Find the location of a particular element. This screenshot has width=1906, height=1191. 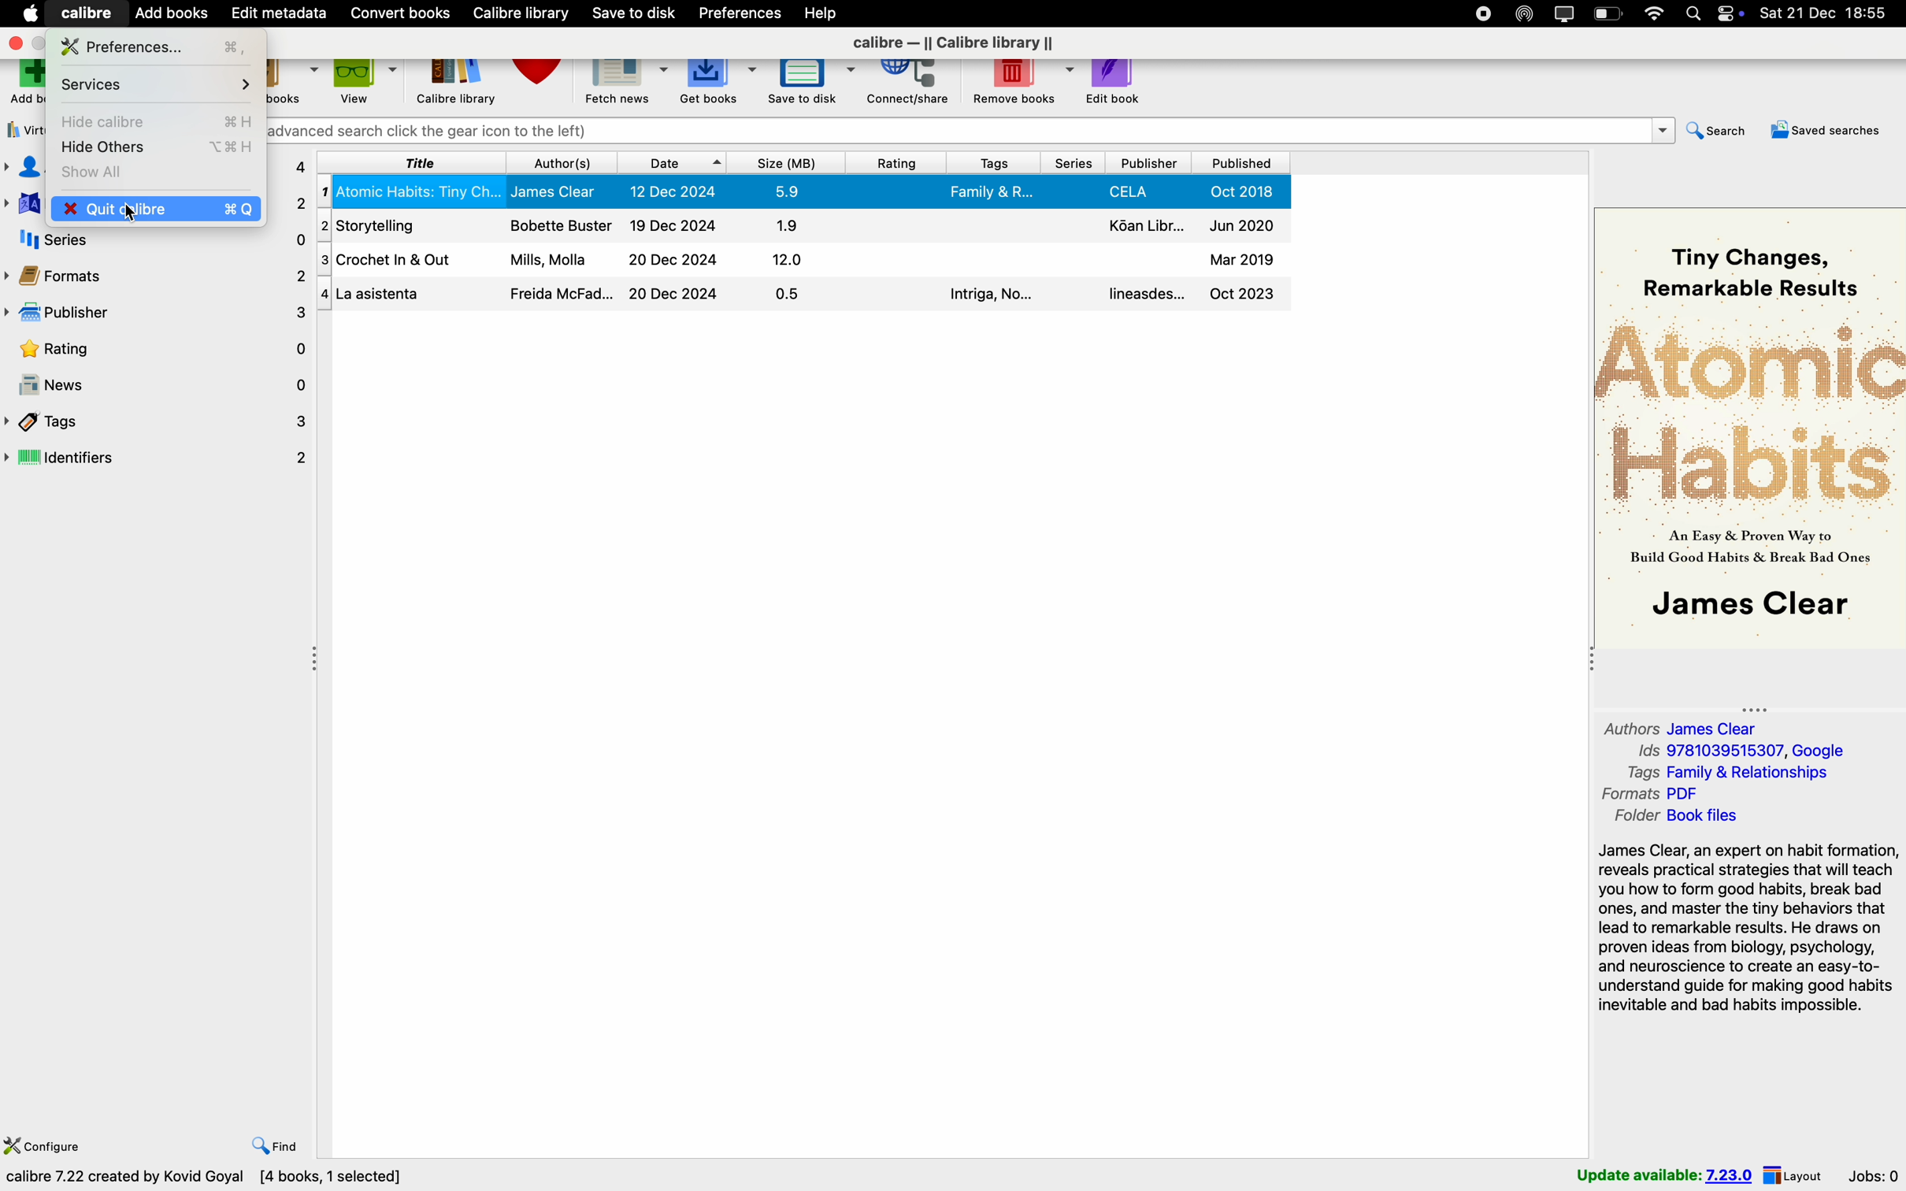

title is located at coordinates (413, 161).